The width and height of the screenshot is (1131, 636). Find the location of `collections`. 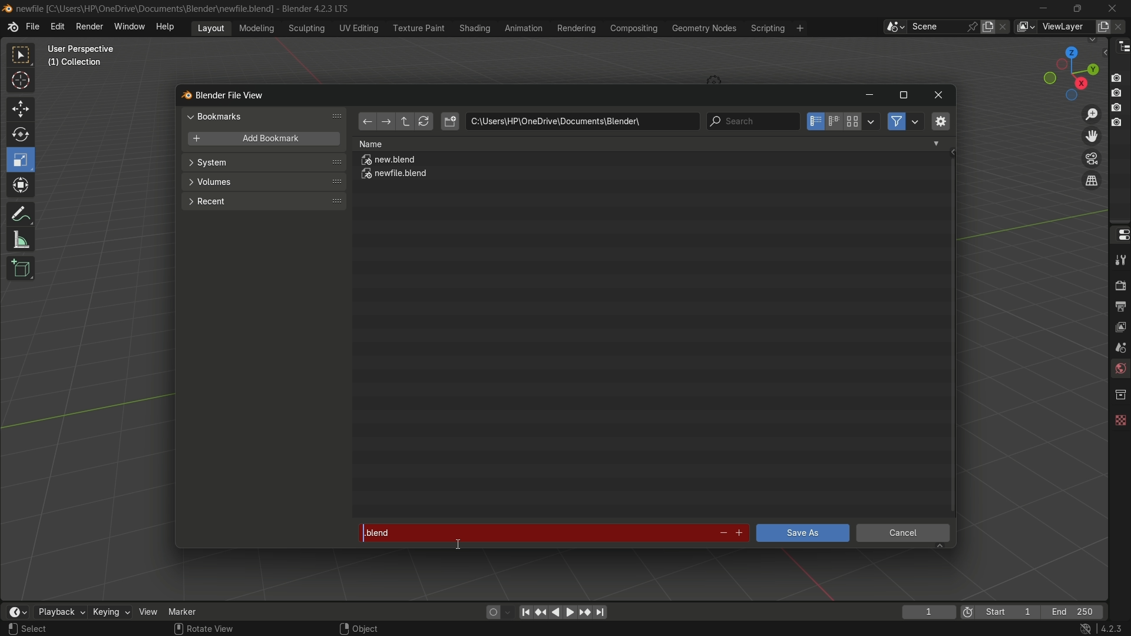

collections is located at coordinates (1120, 395).